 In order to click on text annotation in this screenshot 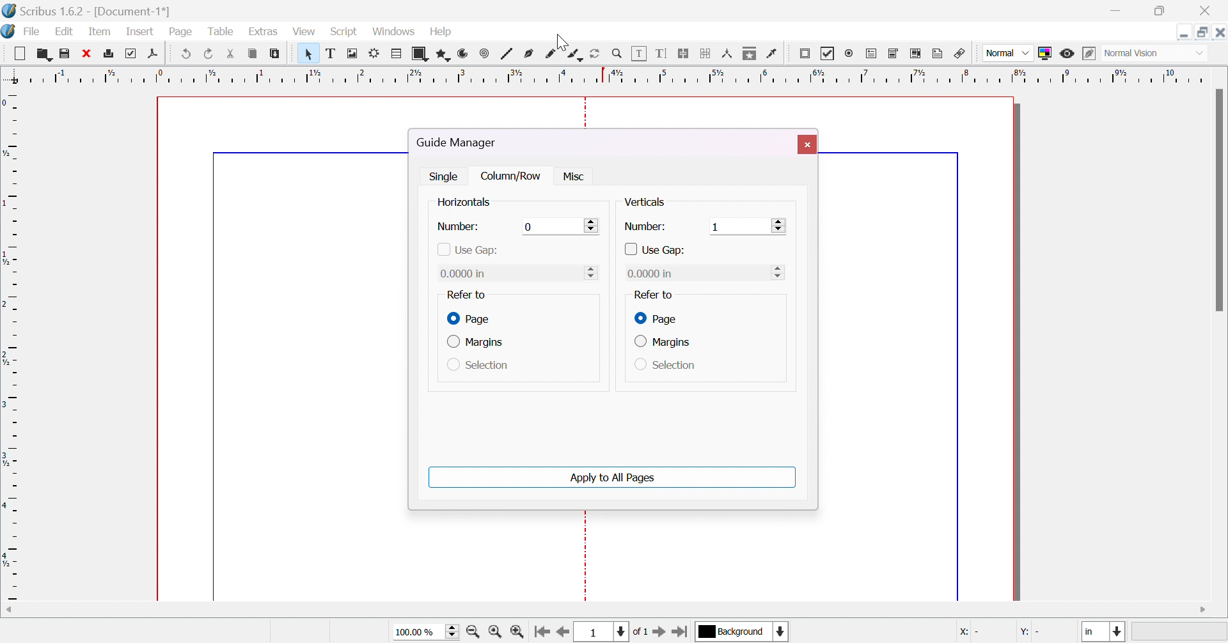, I will do `click(940, 54)`.